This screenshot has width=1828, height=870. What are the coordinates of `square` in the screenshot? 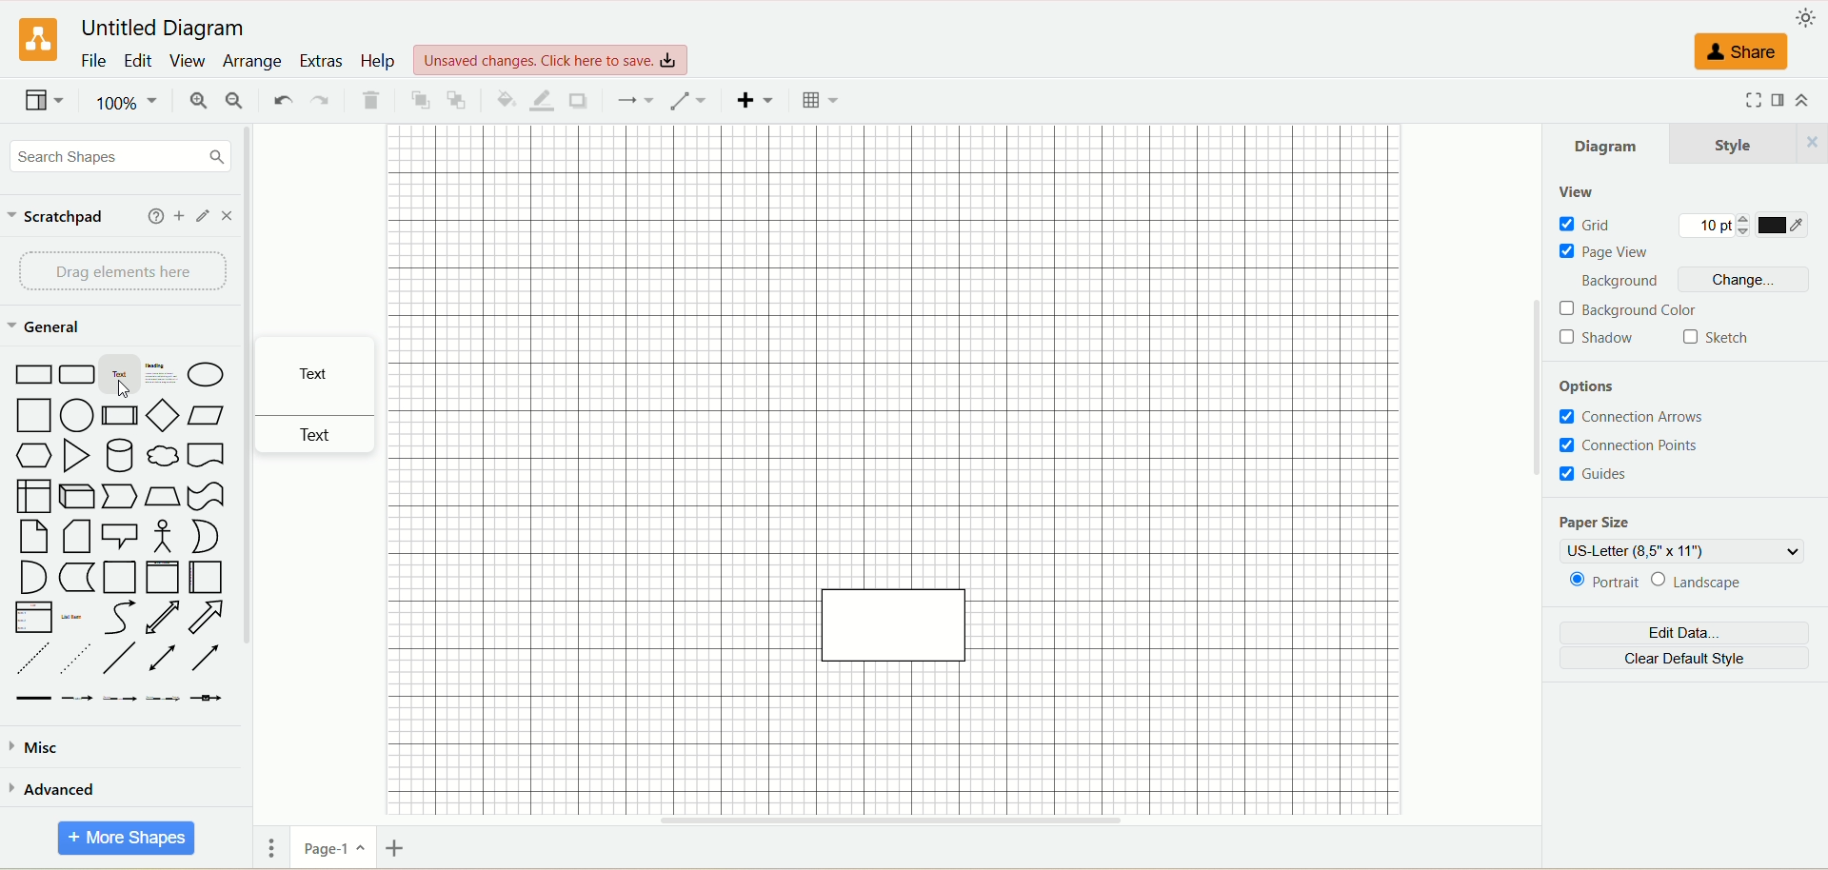 It's located at (35, 417).